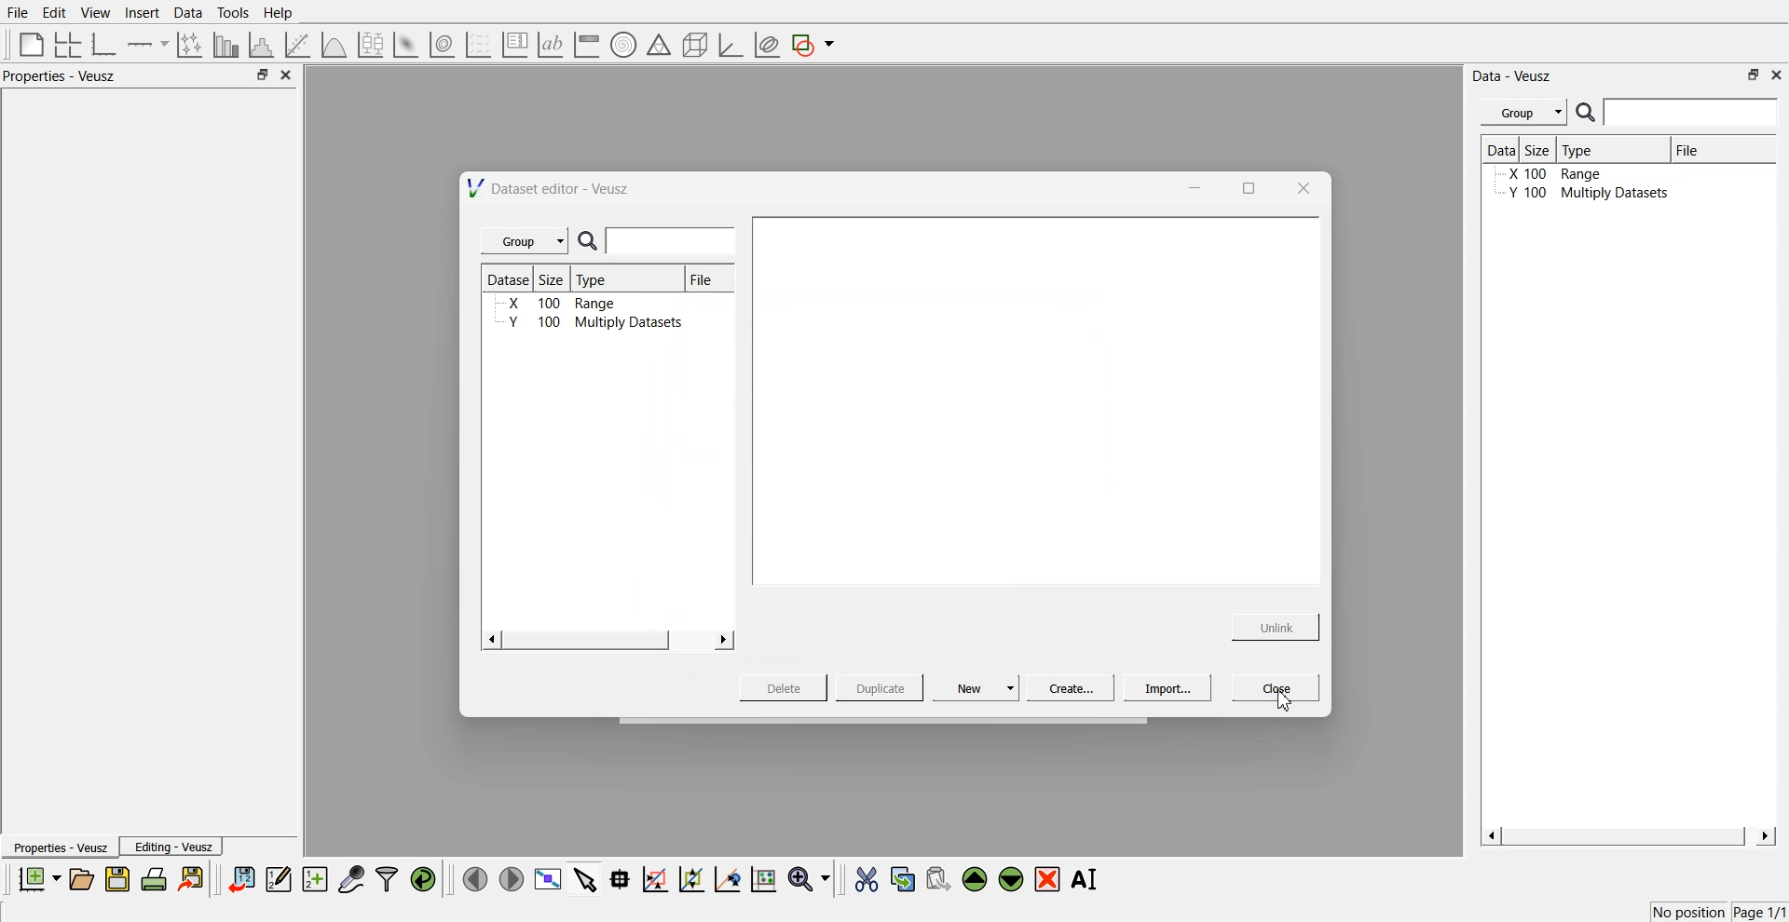 This screenshot has height=922, width=1789. What do you see at coordinates (551, 188) in the screenshot?
I see `Dataset editor - Veusz` at bounding box center [551, 188].